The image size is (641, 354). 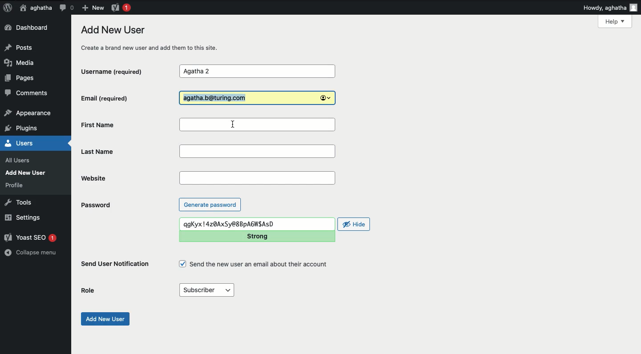 I want to click on Send user notification , so click(x=116, y=265).